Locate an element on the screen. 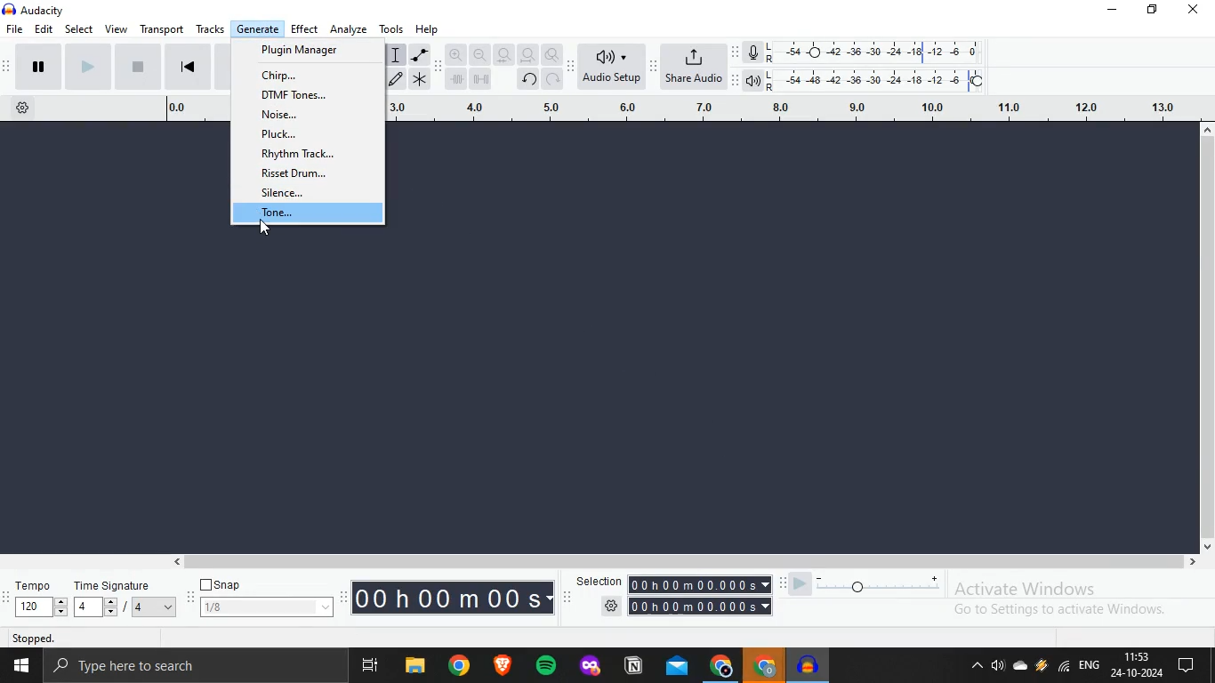  Date and time is located at coordinates (1139, 666).